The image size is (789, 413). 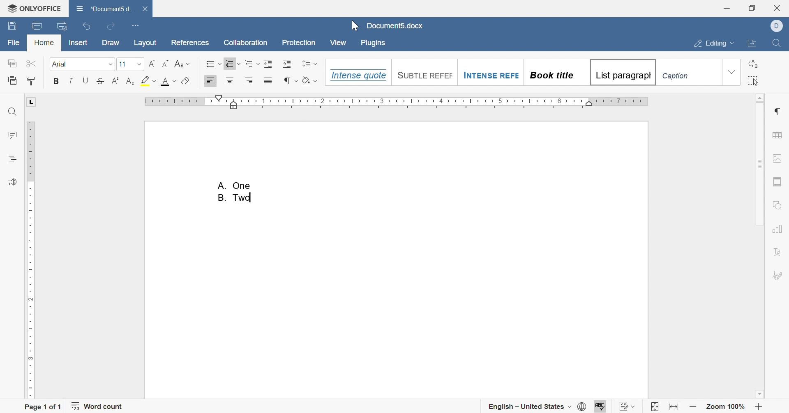 What do you see at coordinates (32, 64) in the screenshot?
I see `cut` at bounding box center [32, 64].